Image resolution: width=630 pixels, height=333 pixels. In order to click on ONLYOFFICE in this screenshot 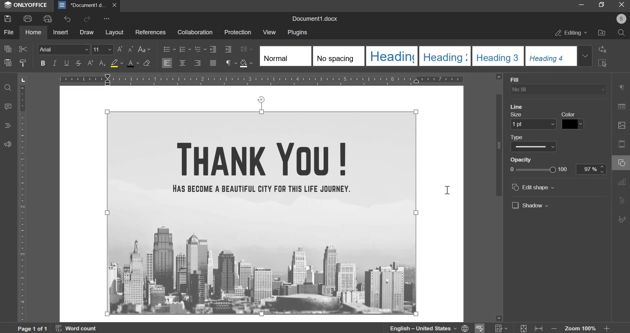, I will do `click(27, 6)`.